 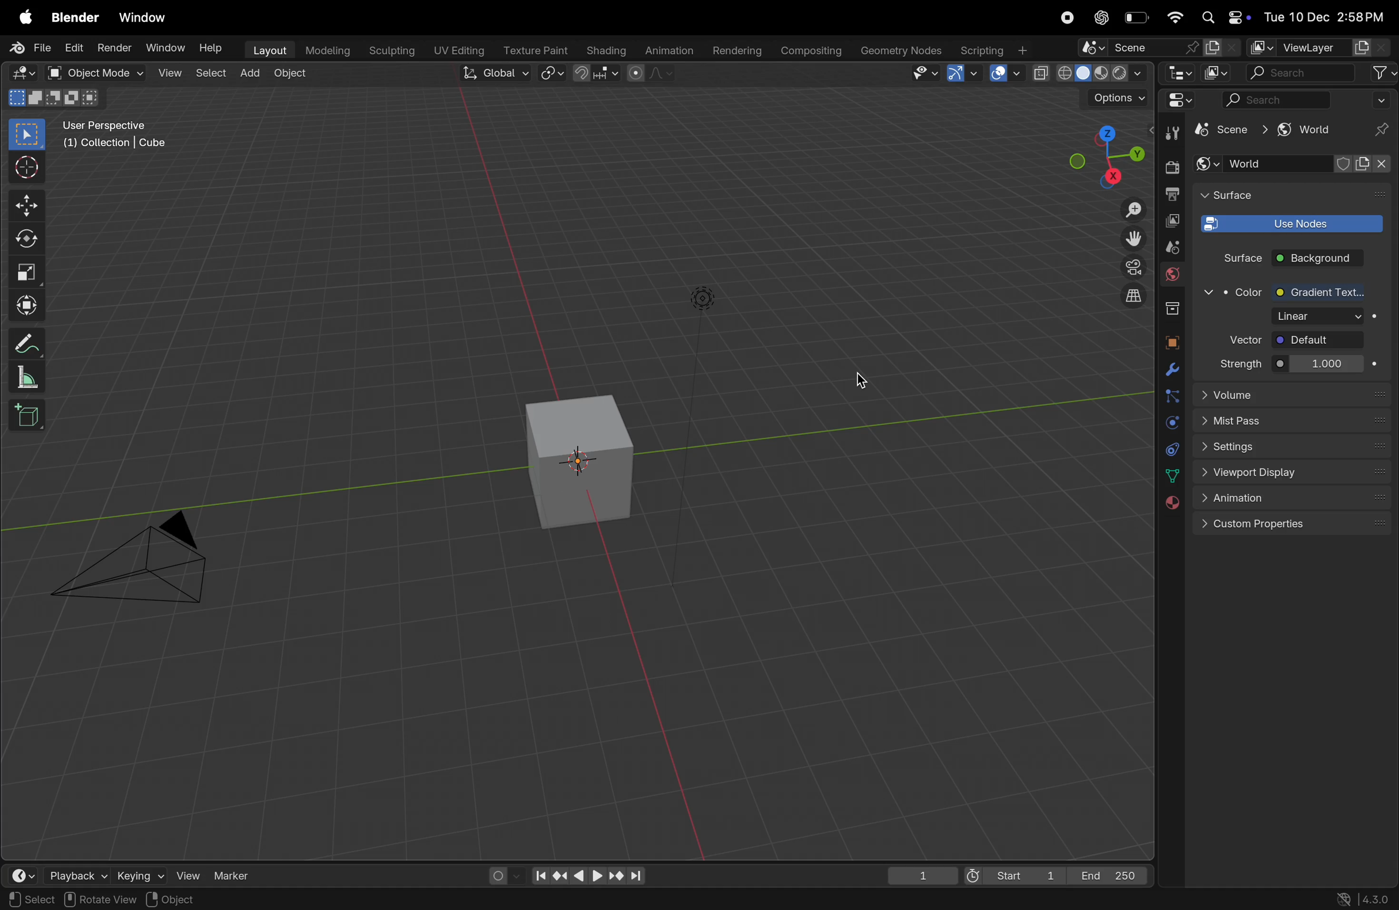 I want to click on World, so click(x=1172, y=276).